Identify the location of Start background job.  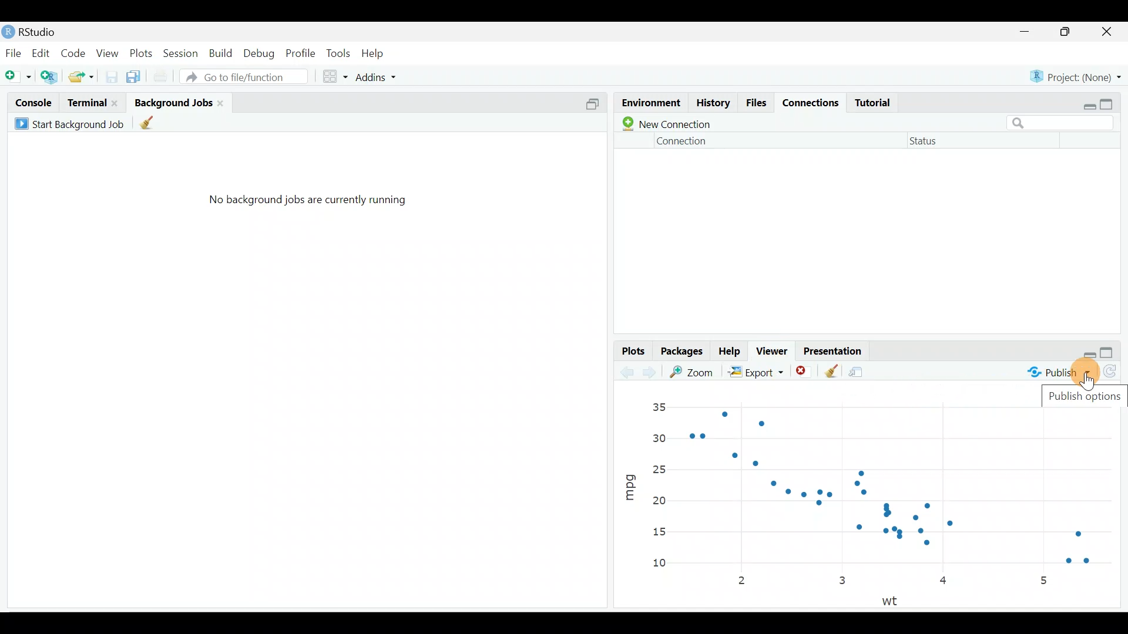
(72, 122).